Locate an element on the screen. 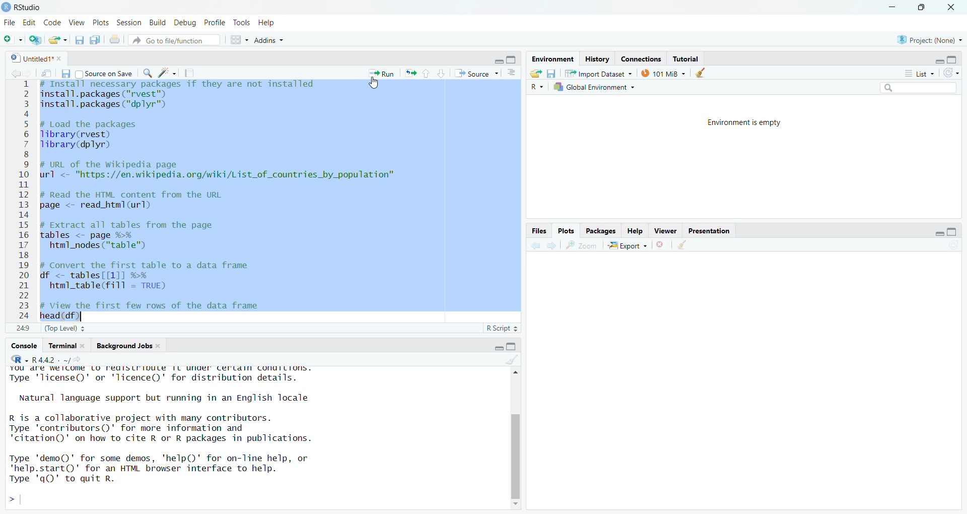  refresh is located at coordinates (953, 244).